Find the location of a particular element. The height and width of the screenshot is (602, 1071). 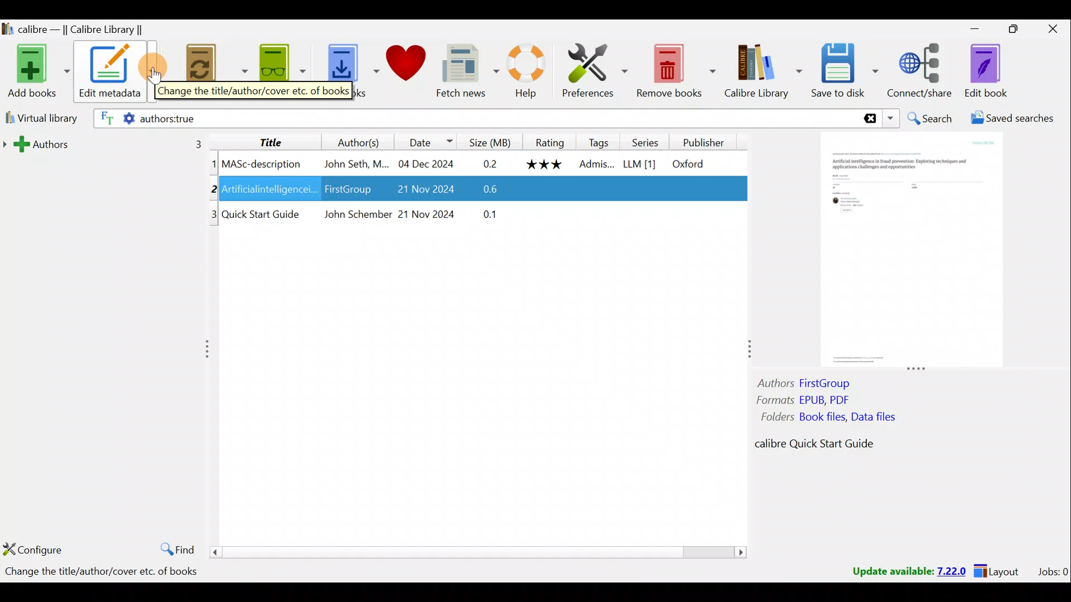

View is located at coordinates (274, 61).